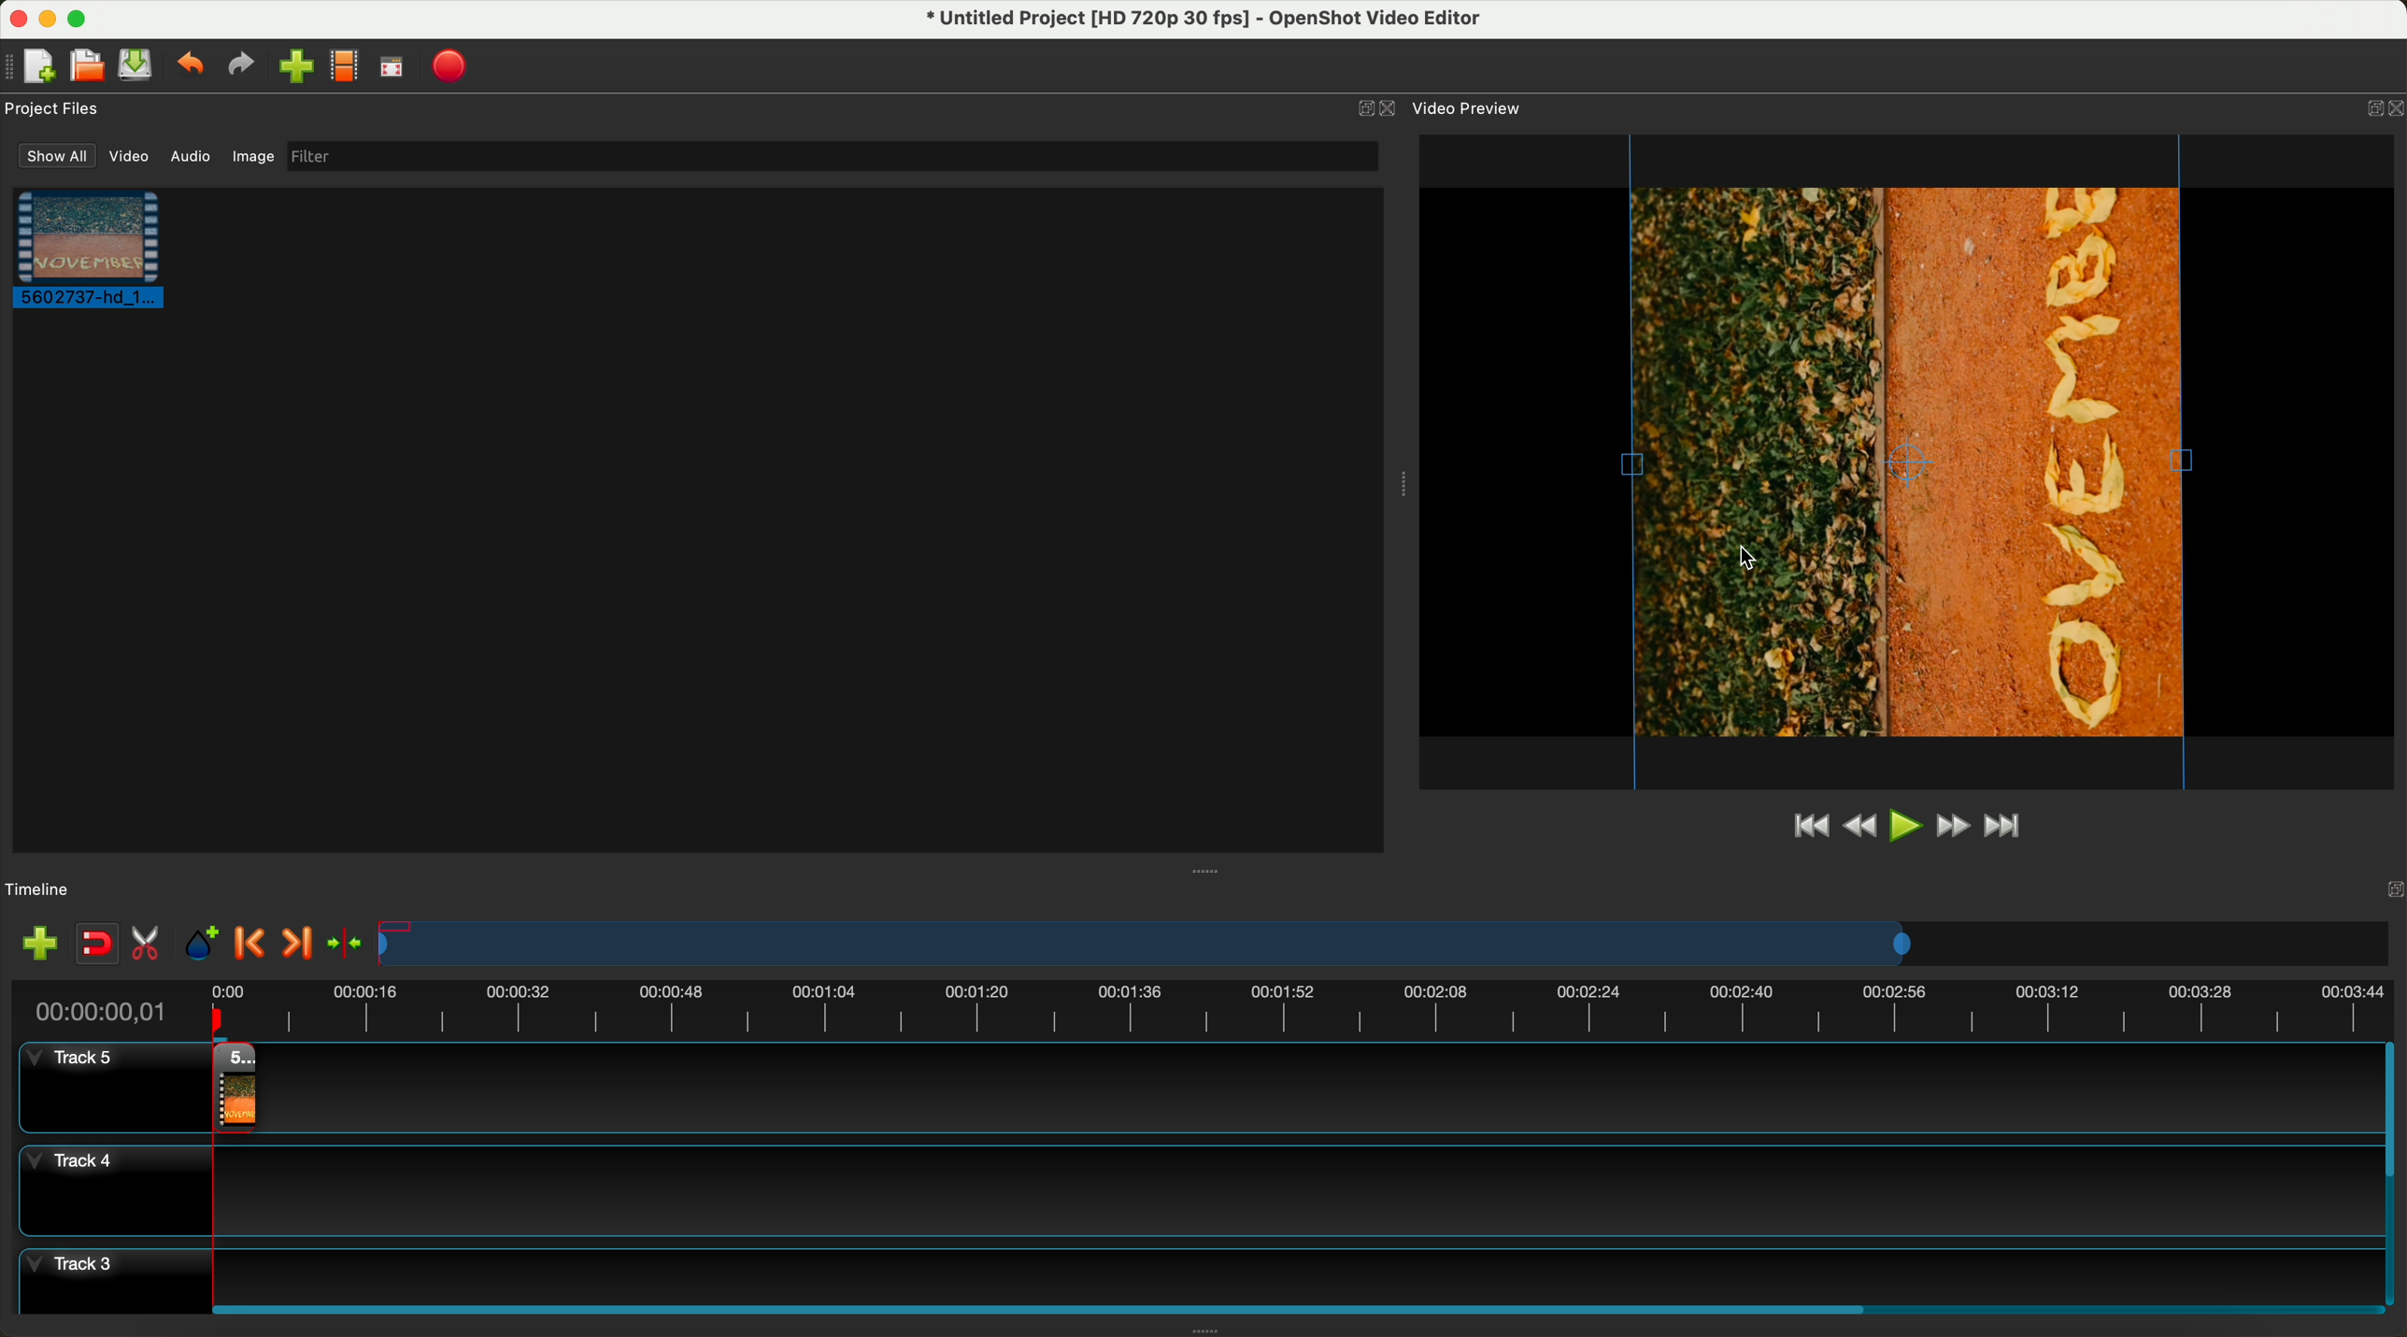 This screenshot has height=1337, width=2407. What do you see at coordinates (1209, 1009) in the screenshot?
I see `timeline` at bounding box center [1209, 1009].